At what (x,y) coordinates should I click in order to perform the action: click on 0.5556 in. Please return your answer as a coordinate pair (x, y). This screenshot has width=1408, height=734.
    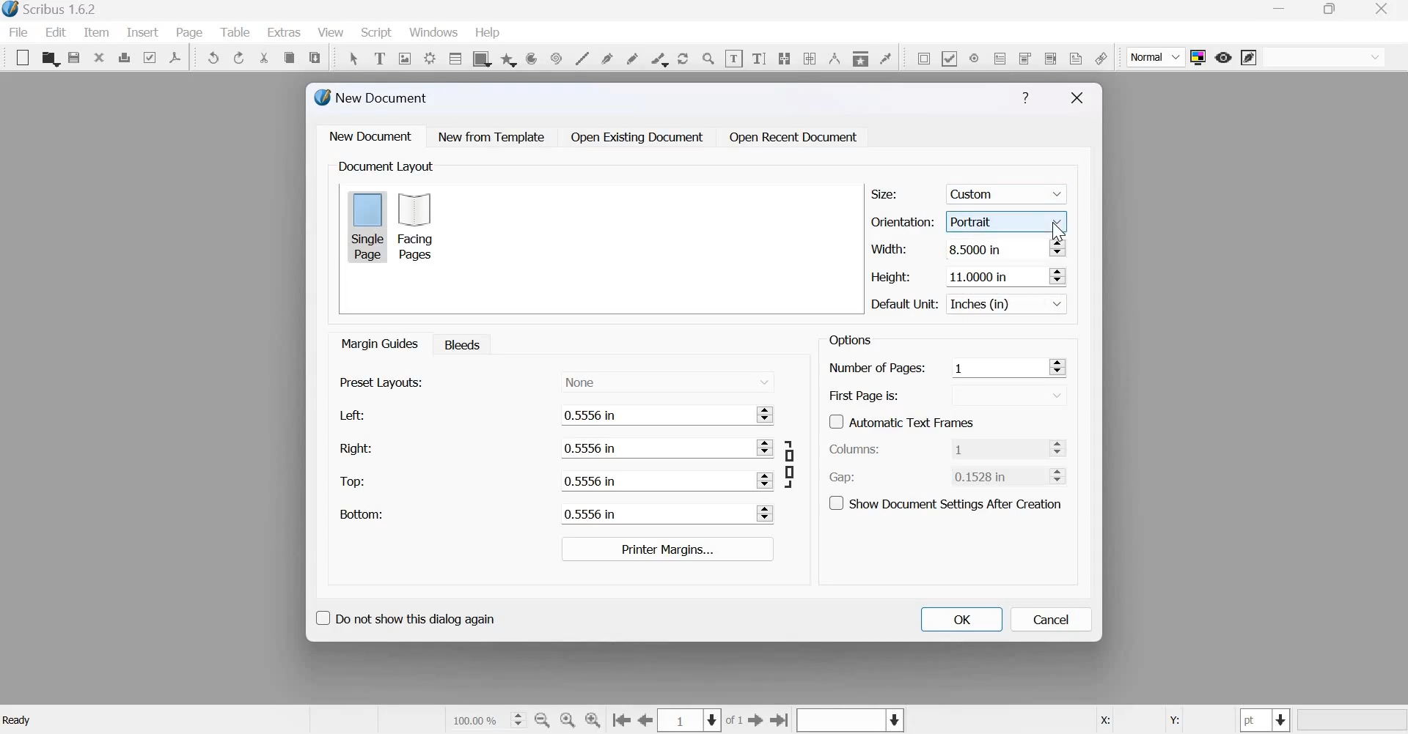
    Looking at the image, I should click on (650, 514).